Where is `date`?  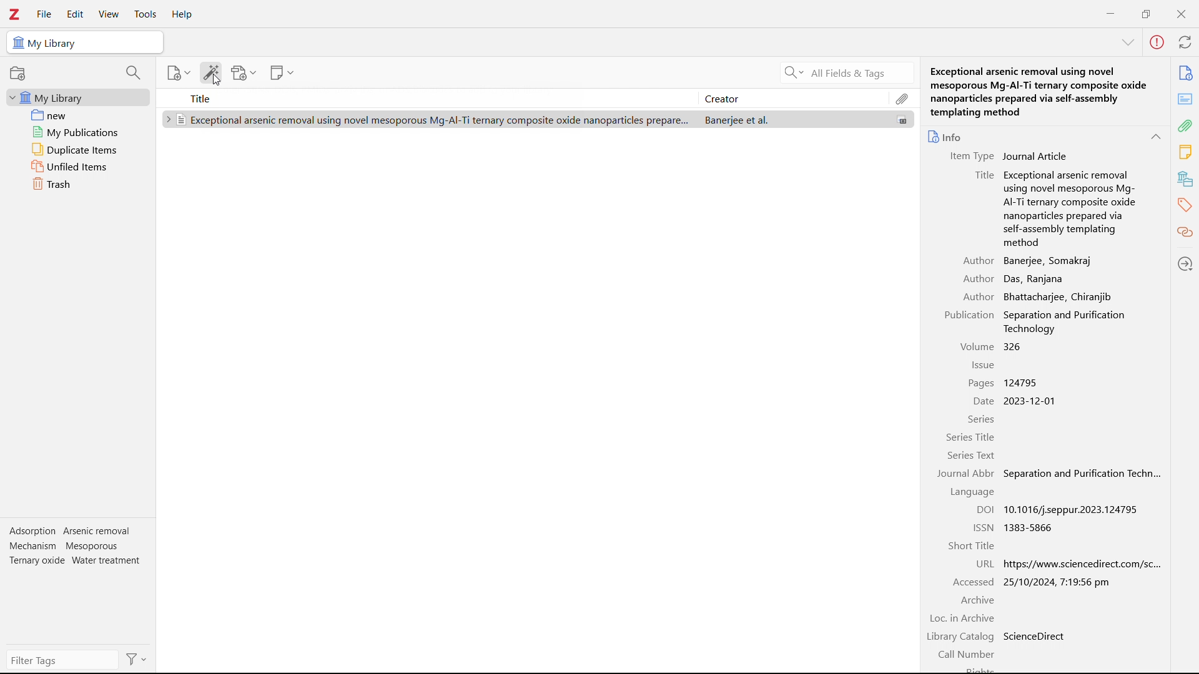
date is located at coordinates (981, 401).